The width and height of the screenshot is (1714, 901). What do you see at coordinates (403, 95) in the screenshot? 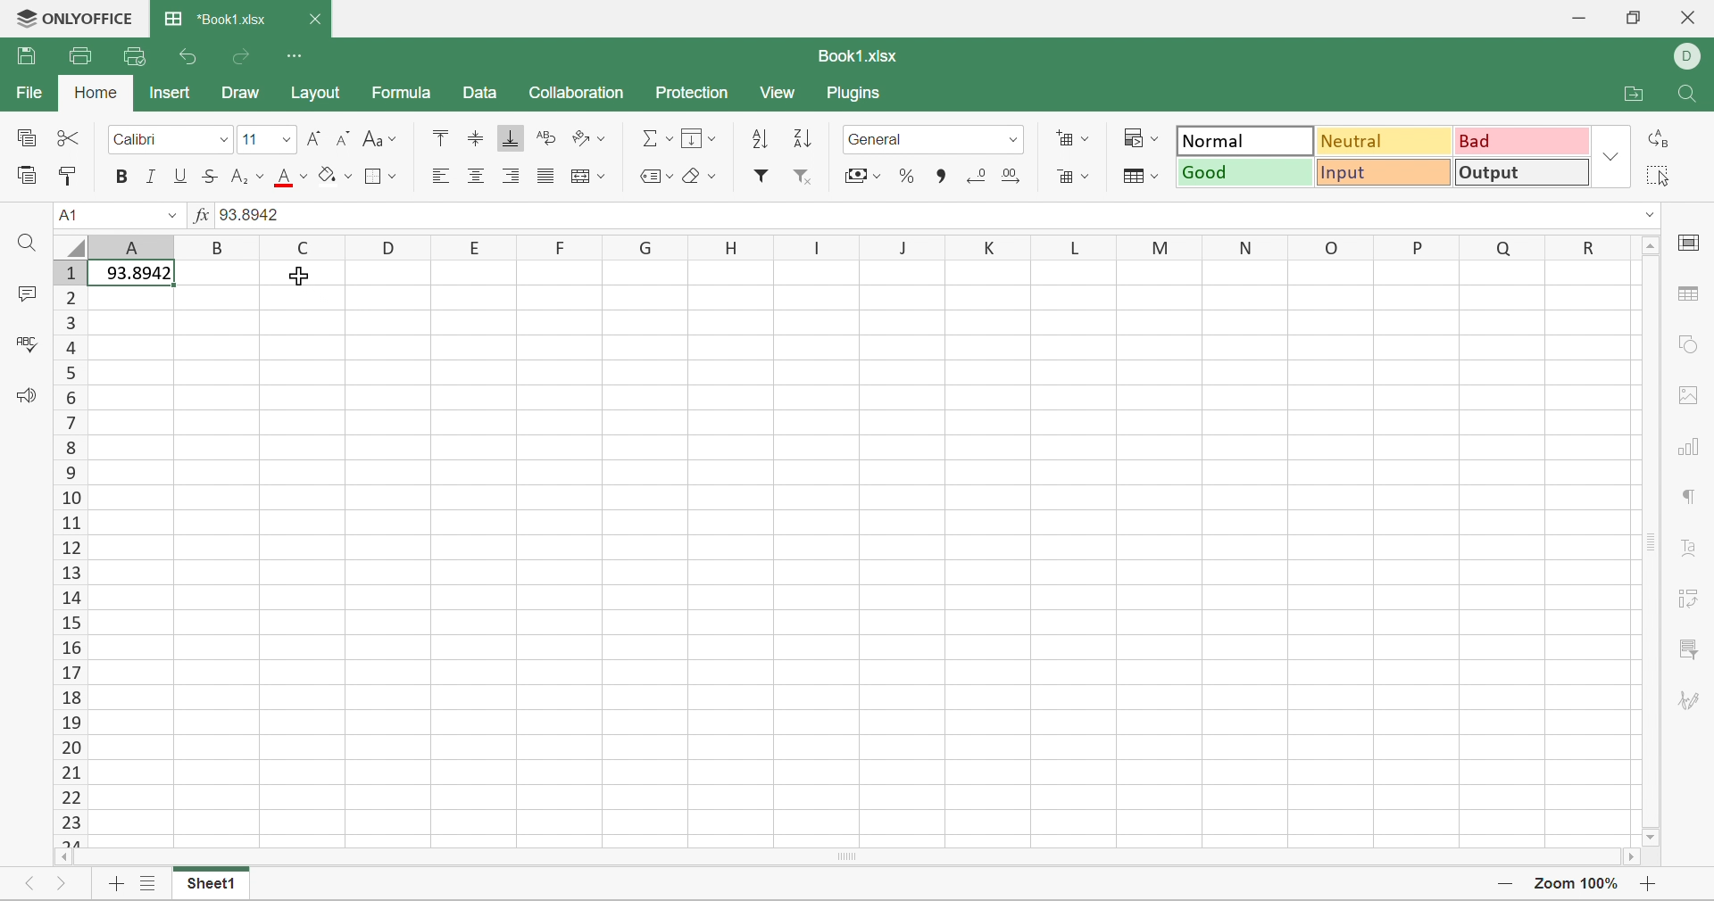
I see `Formula` at bounding box center [403, 95].